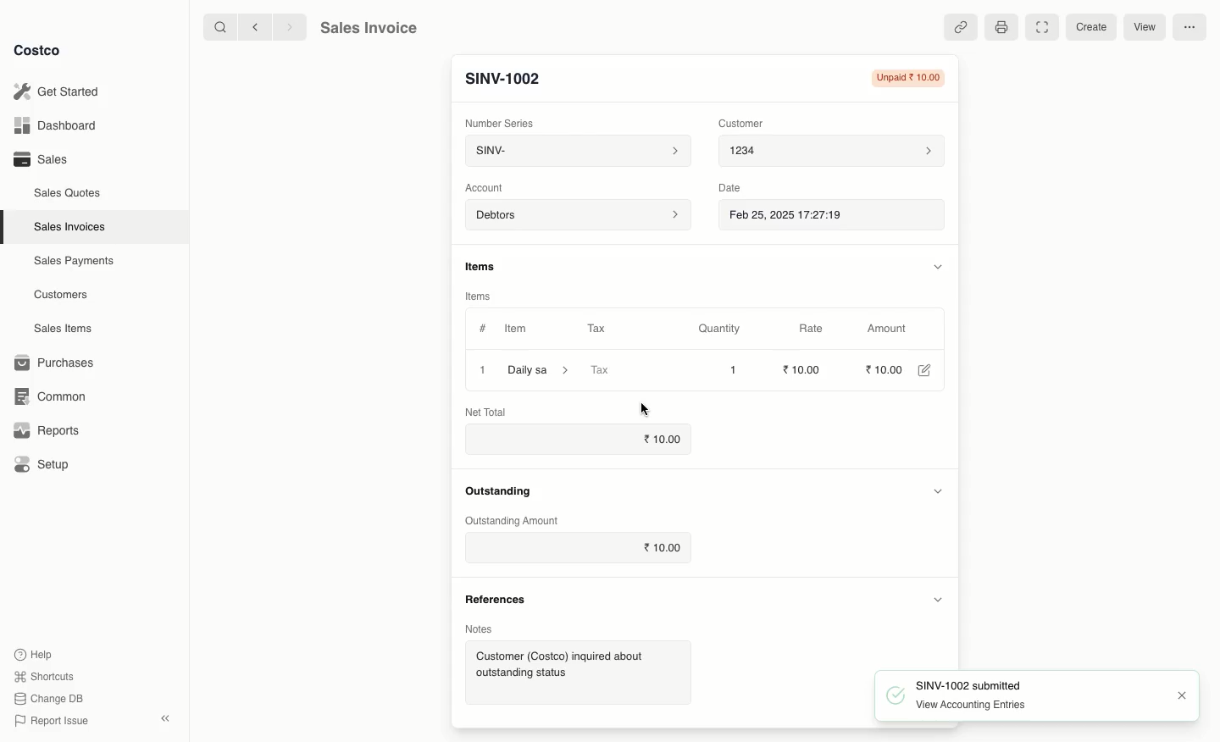  What do you see at coordinates (485, 265) in the screenshot?
I see `` at bounding box center [485, 265].